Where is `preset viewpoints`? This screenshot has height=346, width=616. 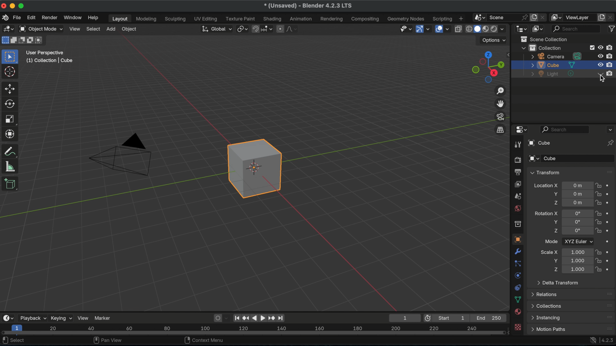 preset viewpoints is located at coordinates (488, 67).